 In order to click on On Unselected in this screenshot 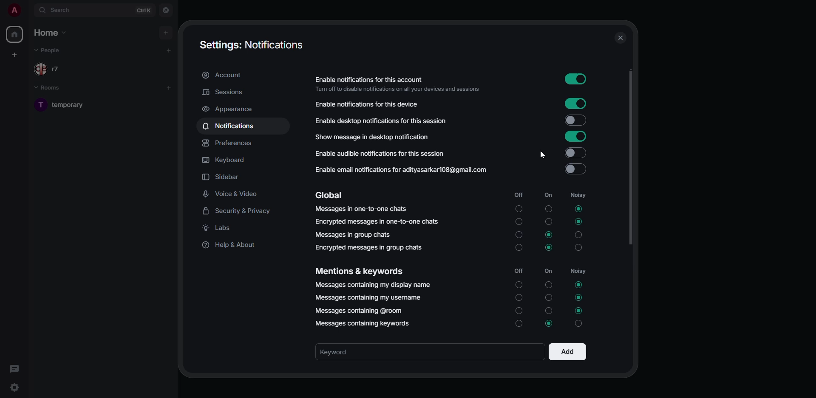, I will do `click(549, 310)`.